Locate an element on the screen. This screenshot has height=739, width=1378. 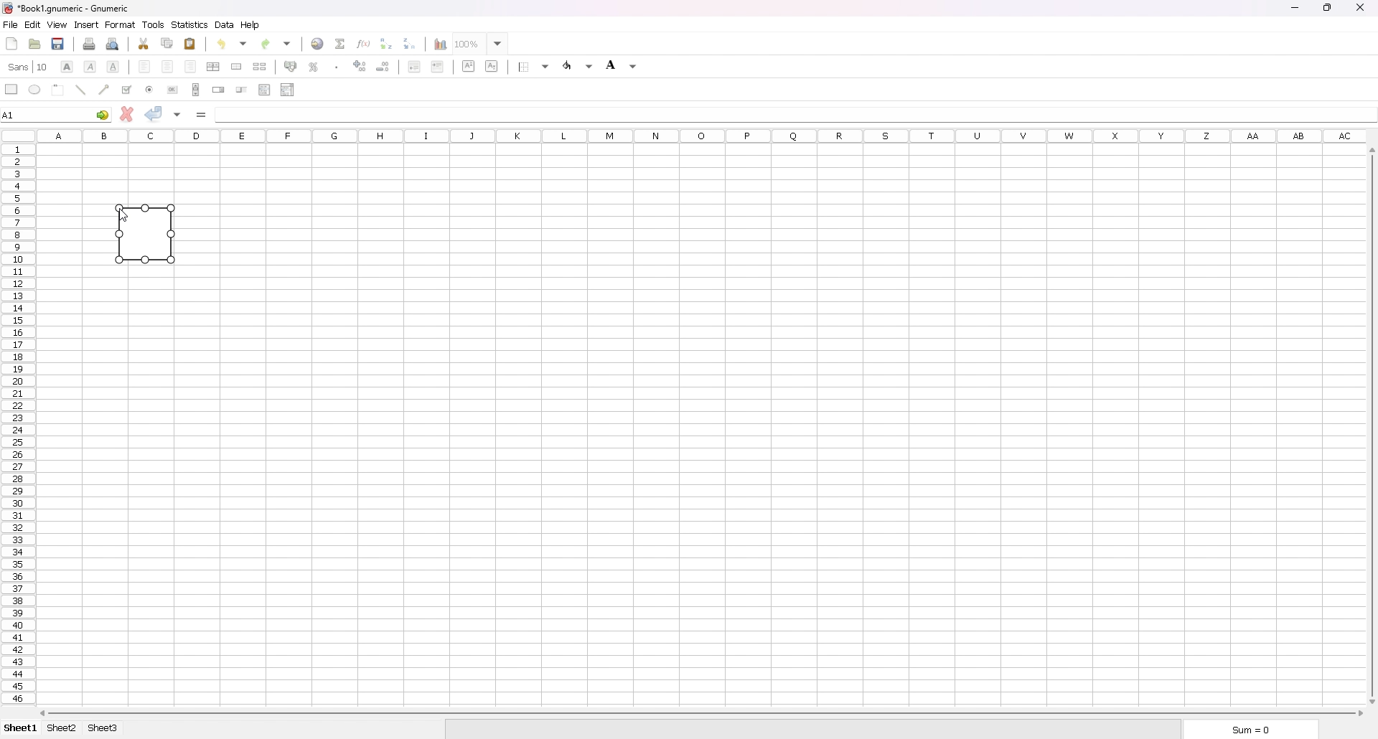
format is located at coordinates (121, 24).